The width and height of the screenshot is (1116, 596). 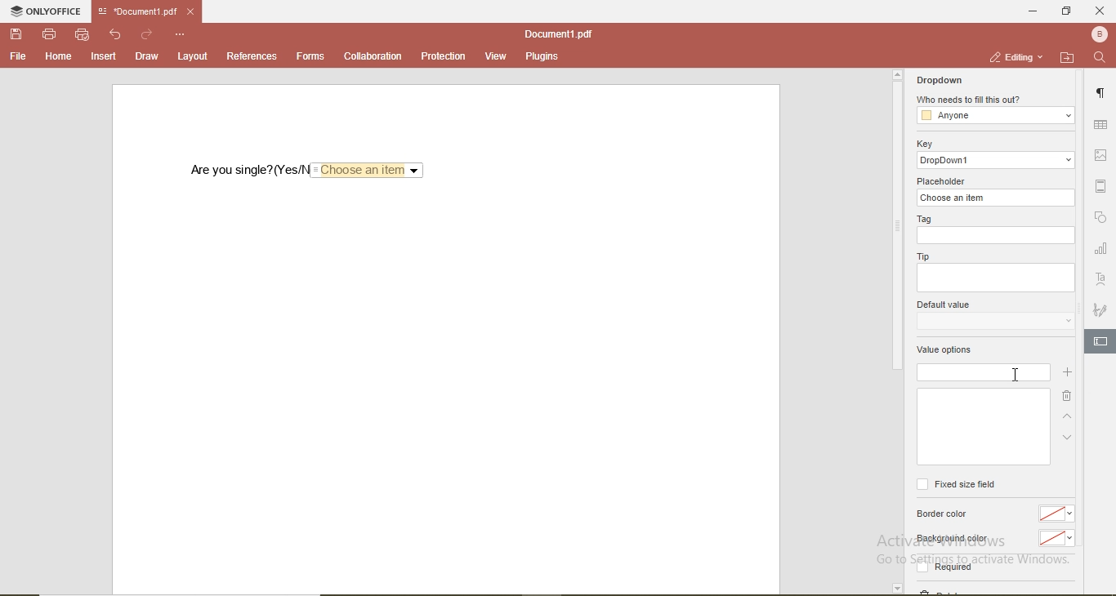 What do you see at coordinates (16, 34) in the screenshot?
I see `save` at bounding box center [16, 34].